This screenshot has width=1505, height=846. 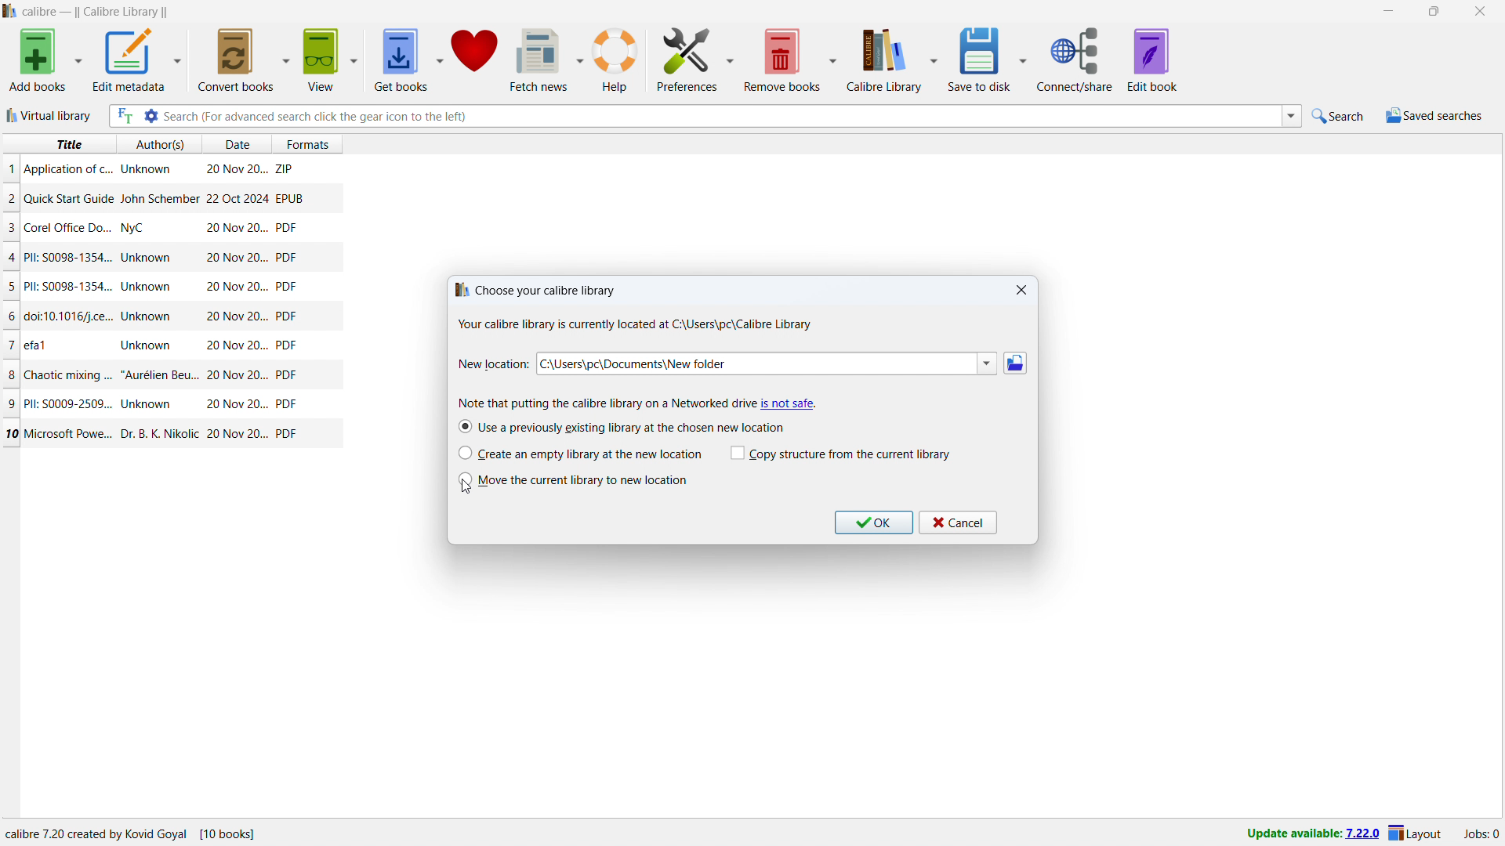 I want to click on Author, so click(x=149, y=287).